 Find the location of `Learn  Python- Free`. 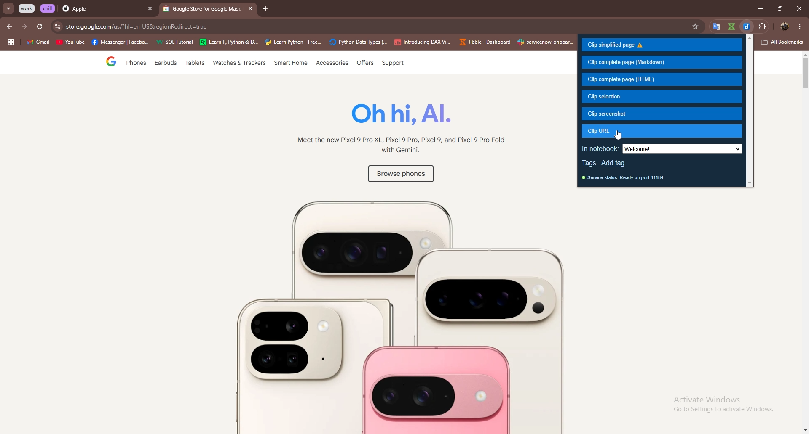

Learn  Python- Free is located at coordinates (294, 42).